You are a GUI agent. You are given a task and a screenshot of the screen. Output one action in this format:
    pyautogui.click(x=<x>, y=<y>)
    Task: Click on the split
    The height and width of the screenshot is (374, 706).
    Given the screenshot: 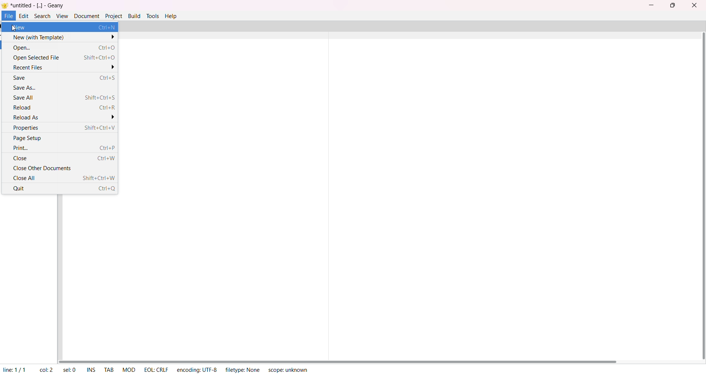 What is the action you would take?
    pyautogui.click(x=329, y=190)
    